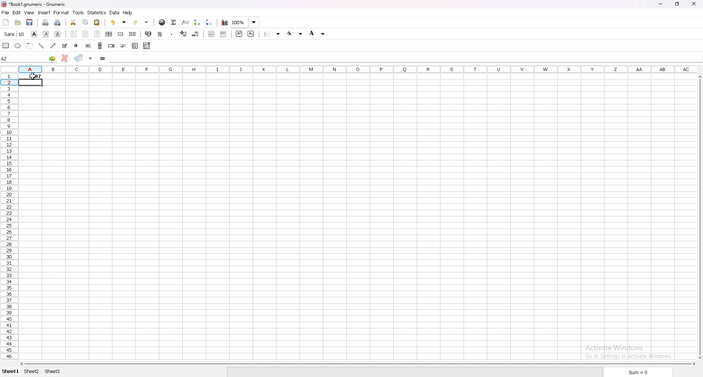  Describe the element at coordinates (32, 75) in the screenshot. I see `output` at that location.